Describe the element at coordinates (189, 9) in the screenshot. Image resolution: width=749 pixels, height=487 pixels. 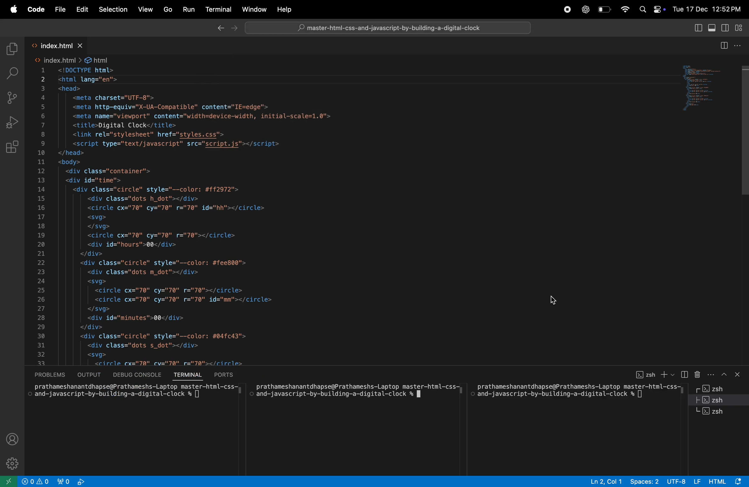
I see `Run` at that location.